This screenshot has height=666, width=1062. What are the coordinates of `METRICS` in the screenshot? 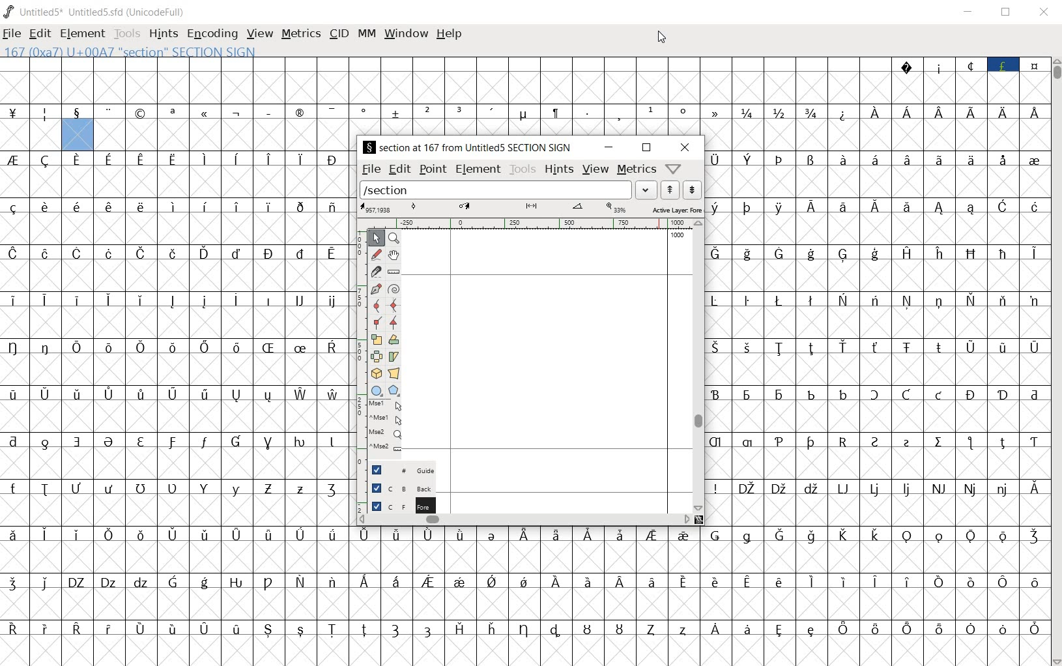 It's located at (302, 35).